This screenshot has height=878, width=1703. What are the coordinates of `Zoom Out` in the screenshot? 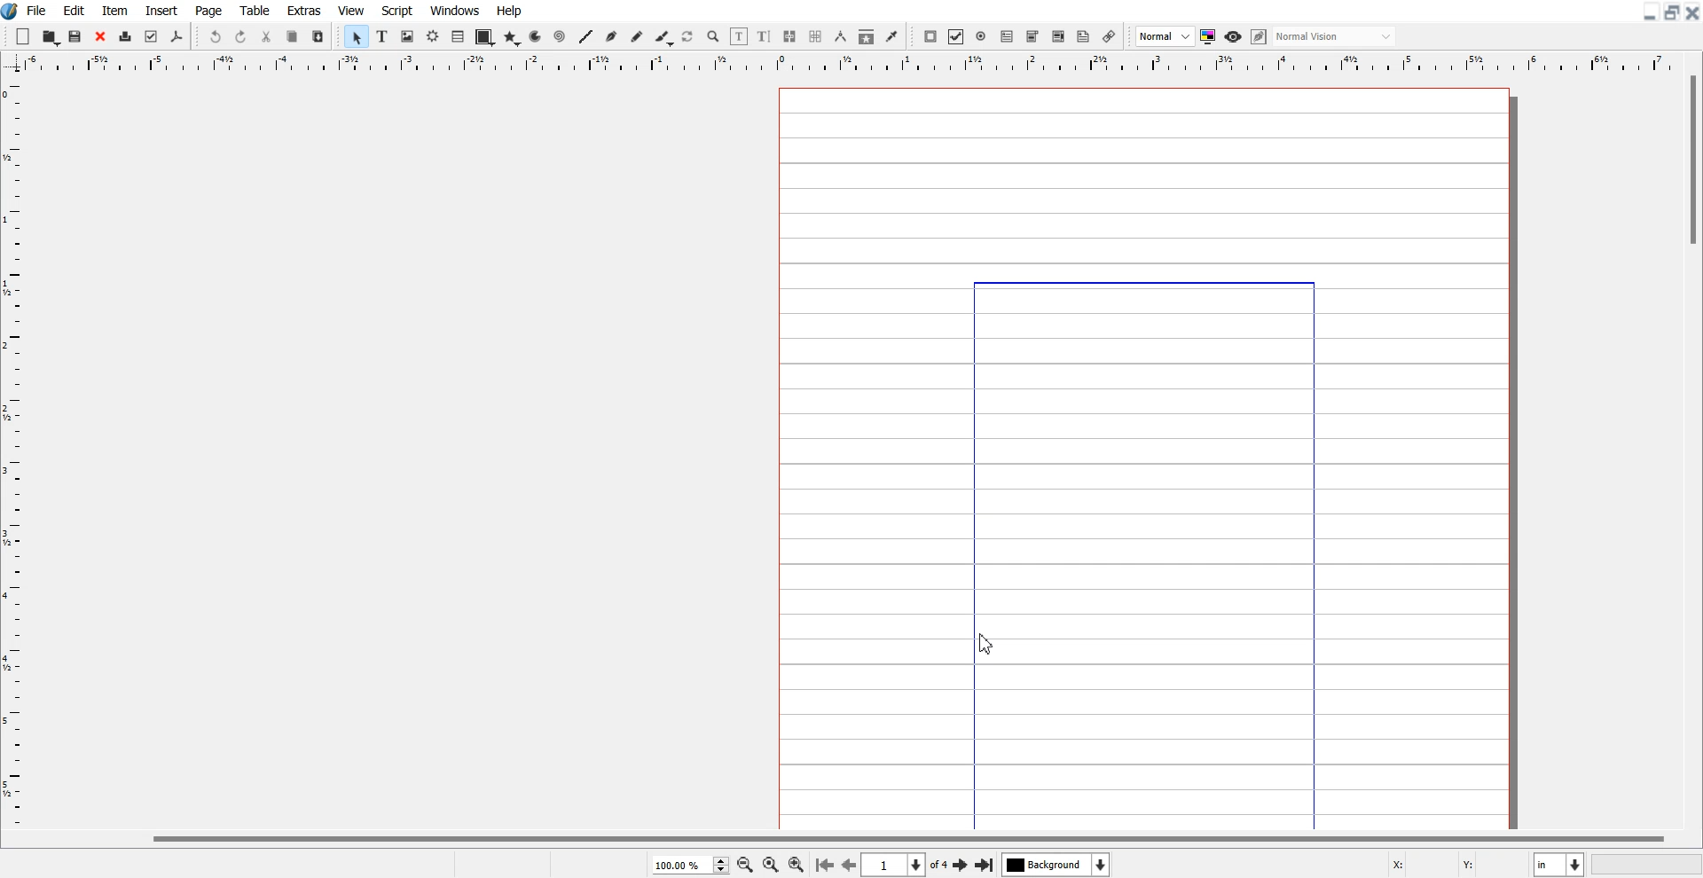 It's located at (745, 865).